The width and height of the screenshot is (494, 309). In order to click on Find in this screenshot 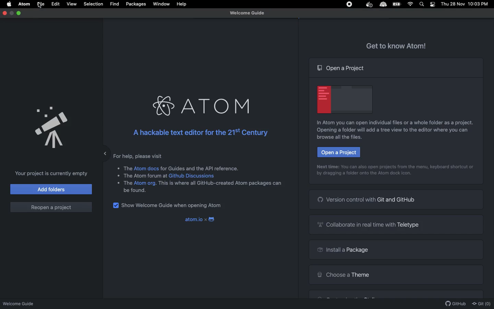, I will do `click(114, 4)`.